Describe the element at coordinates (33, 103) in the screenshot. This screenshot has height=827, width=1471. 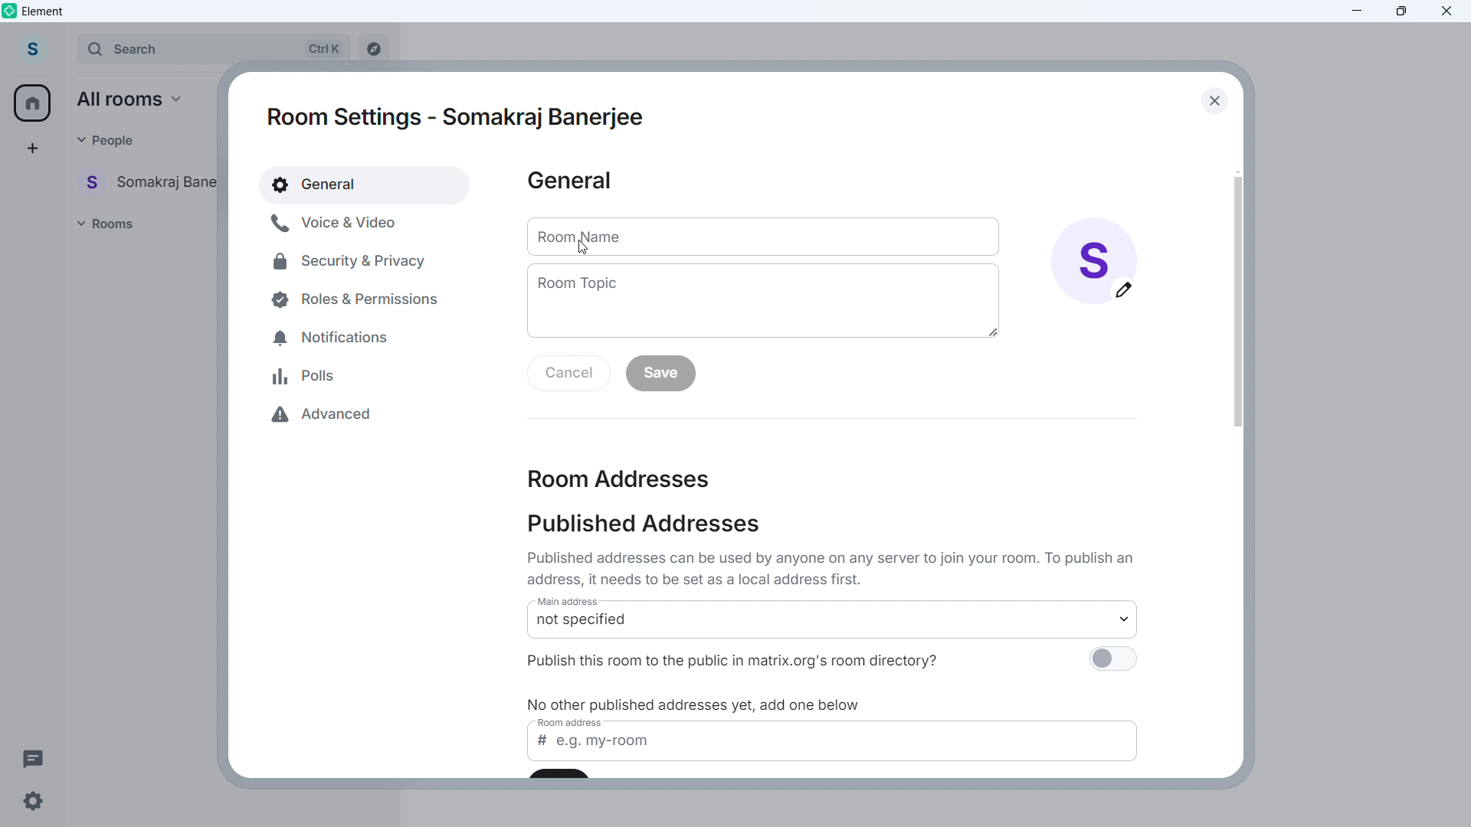
I see `Home ` at that location.